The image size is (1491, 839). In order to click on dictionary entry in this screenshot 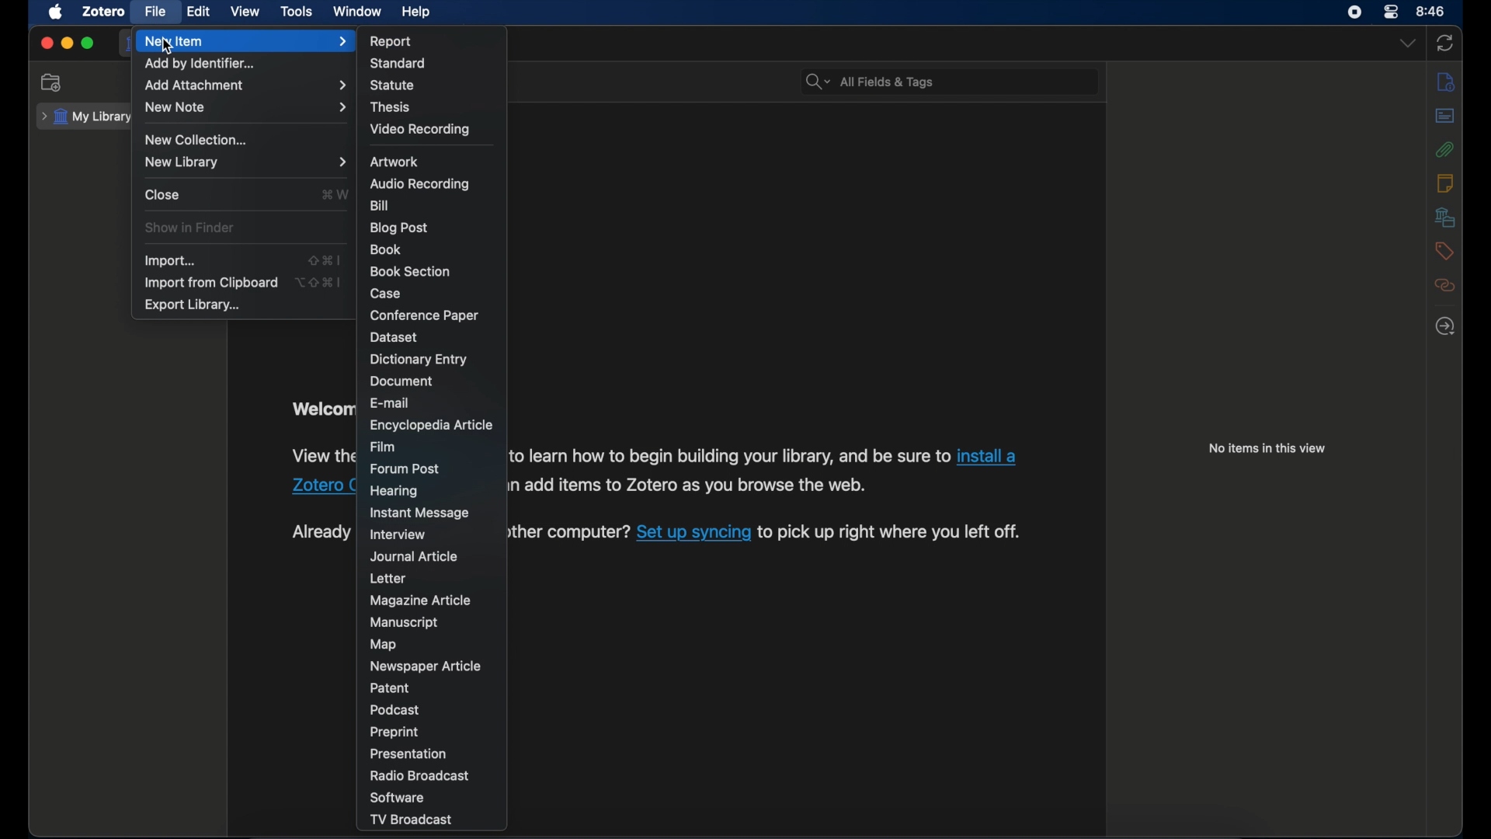, I will do `click(419, 360)`.